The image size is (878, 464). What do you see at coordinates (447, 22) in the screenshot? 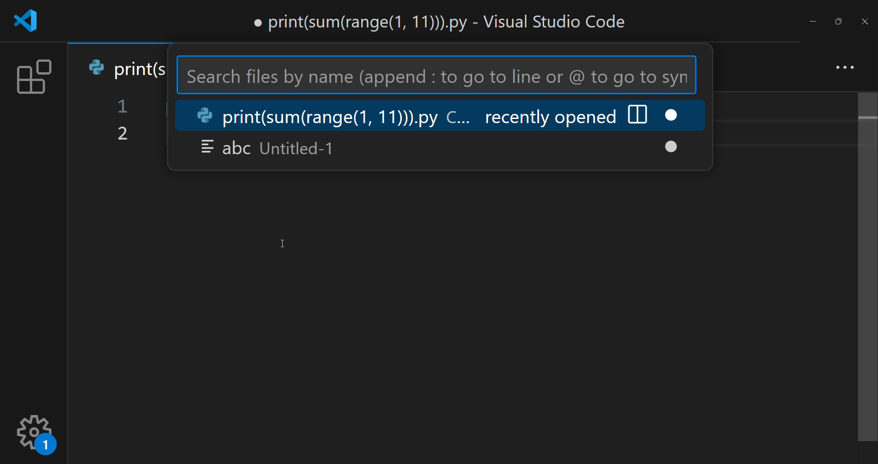
I see `print(sum(range(1, 11))).py - Visual Studio Code` at bounding box center [447, 22].